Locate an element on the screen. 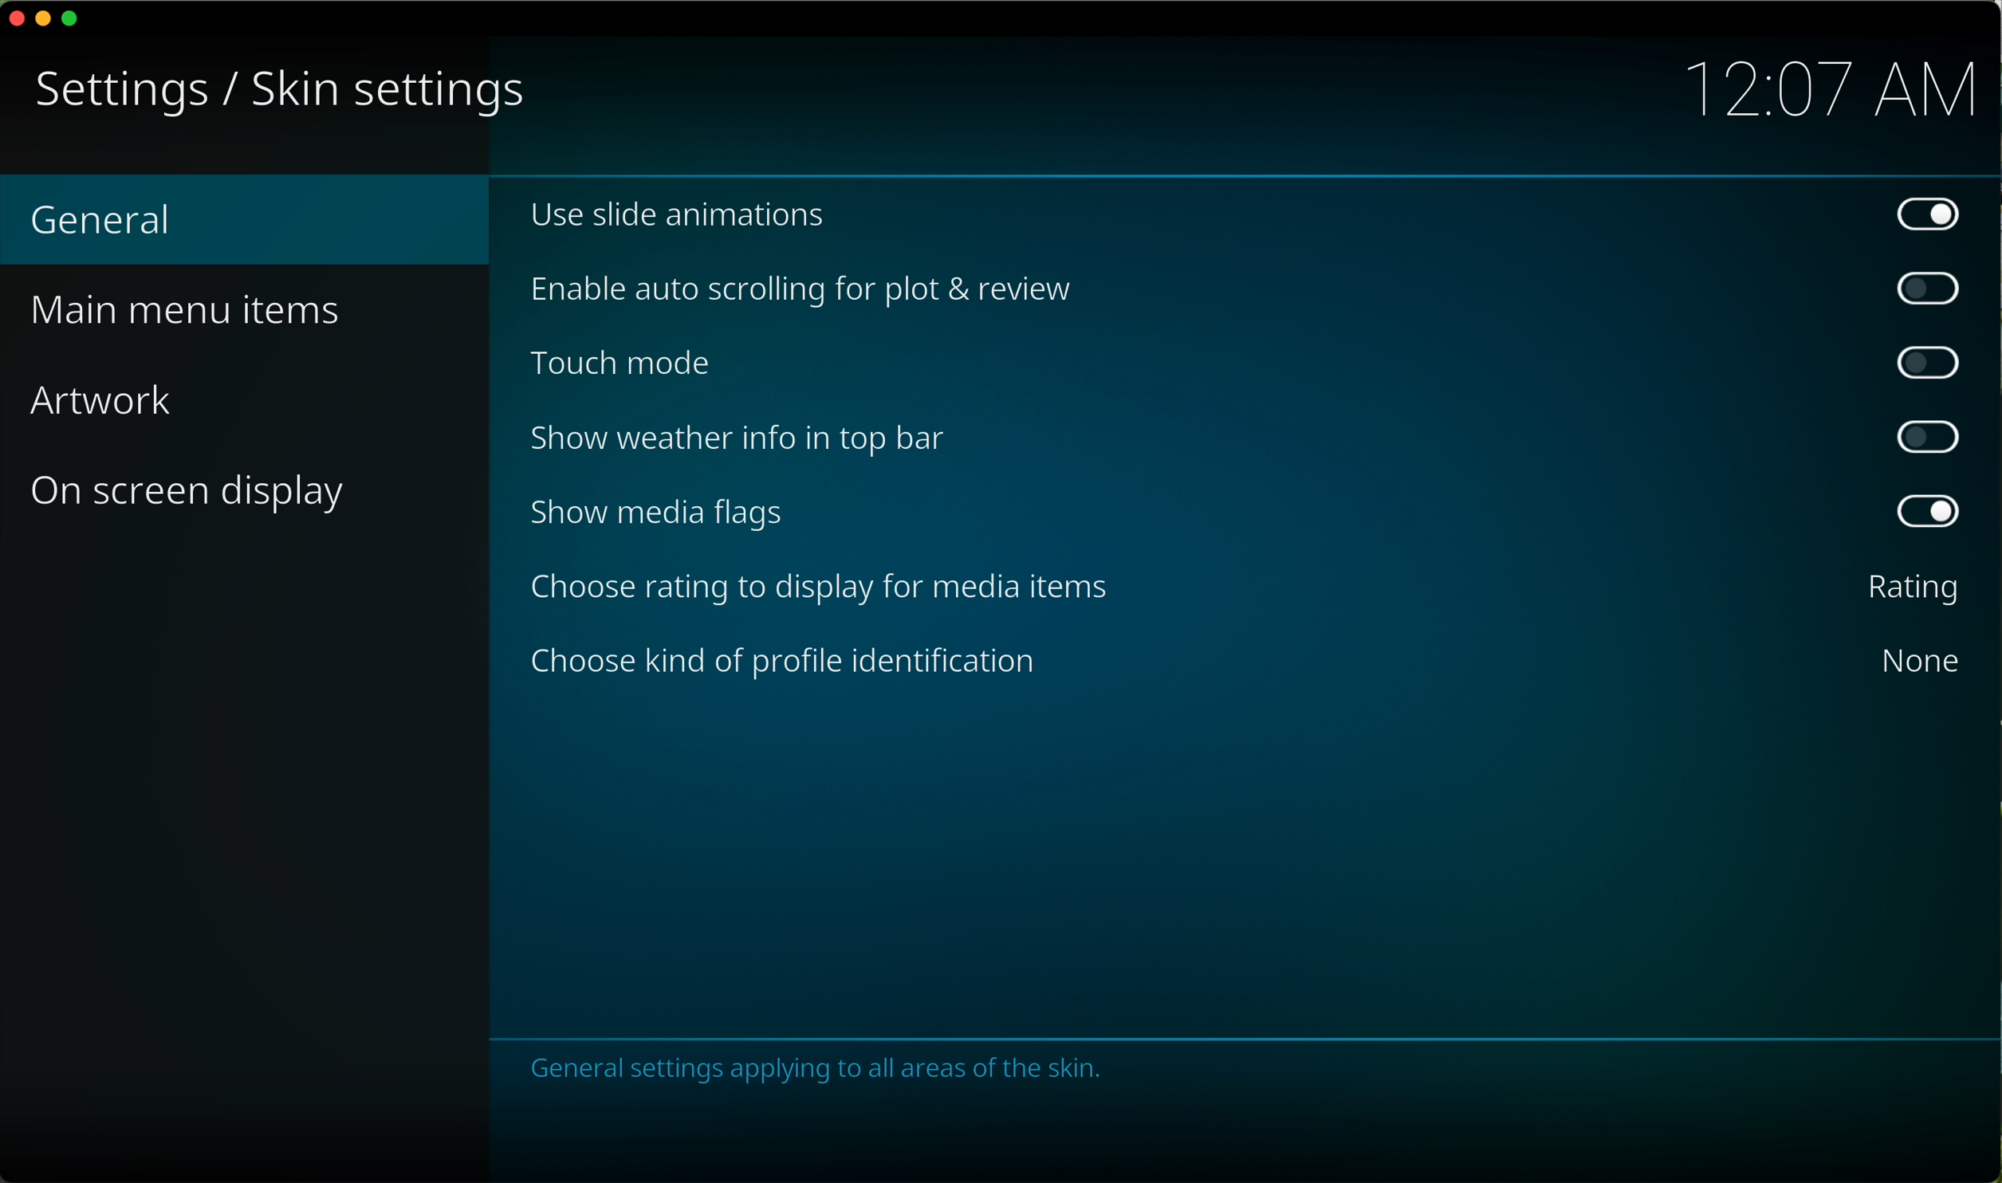 Image resolution: width=2002 pixels, height=1183 pixels. skin settings is located at coordinates (273, 89).